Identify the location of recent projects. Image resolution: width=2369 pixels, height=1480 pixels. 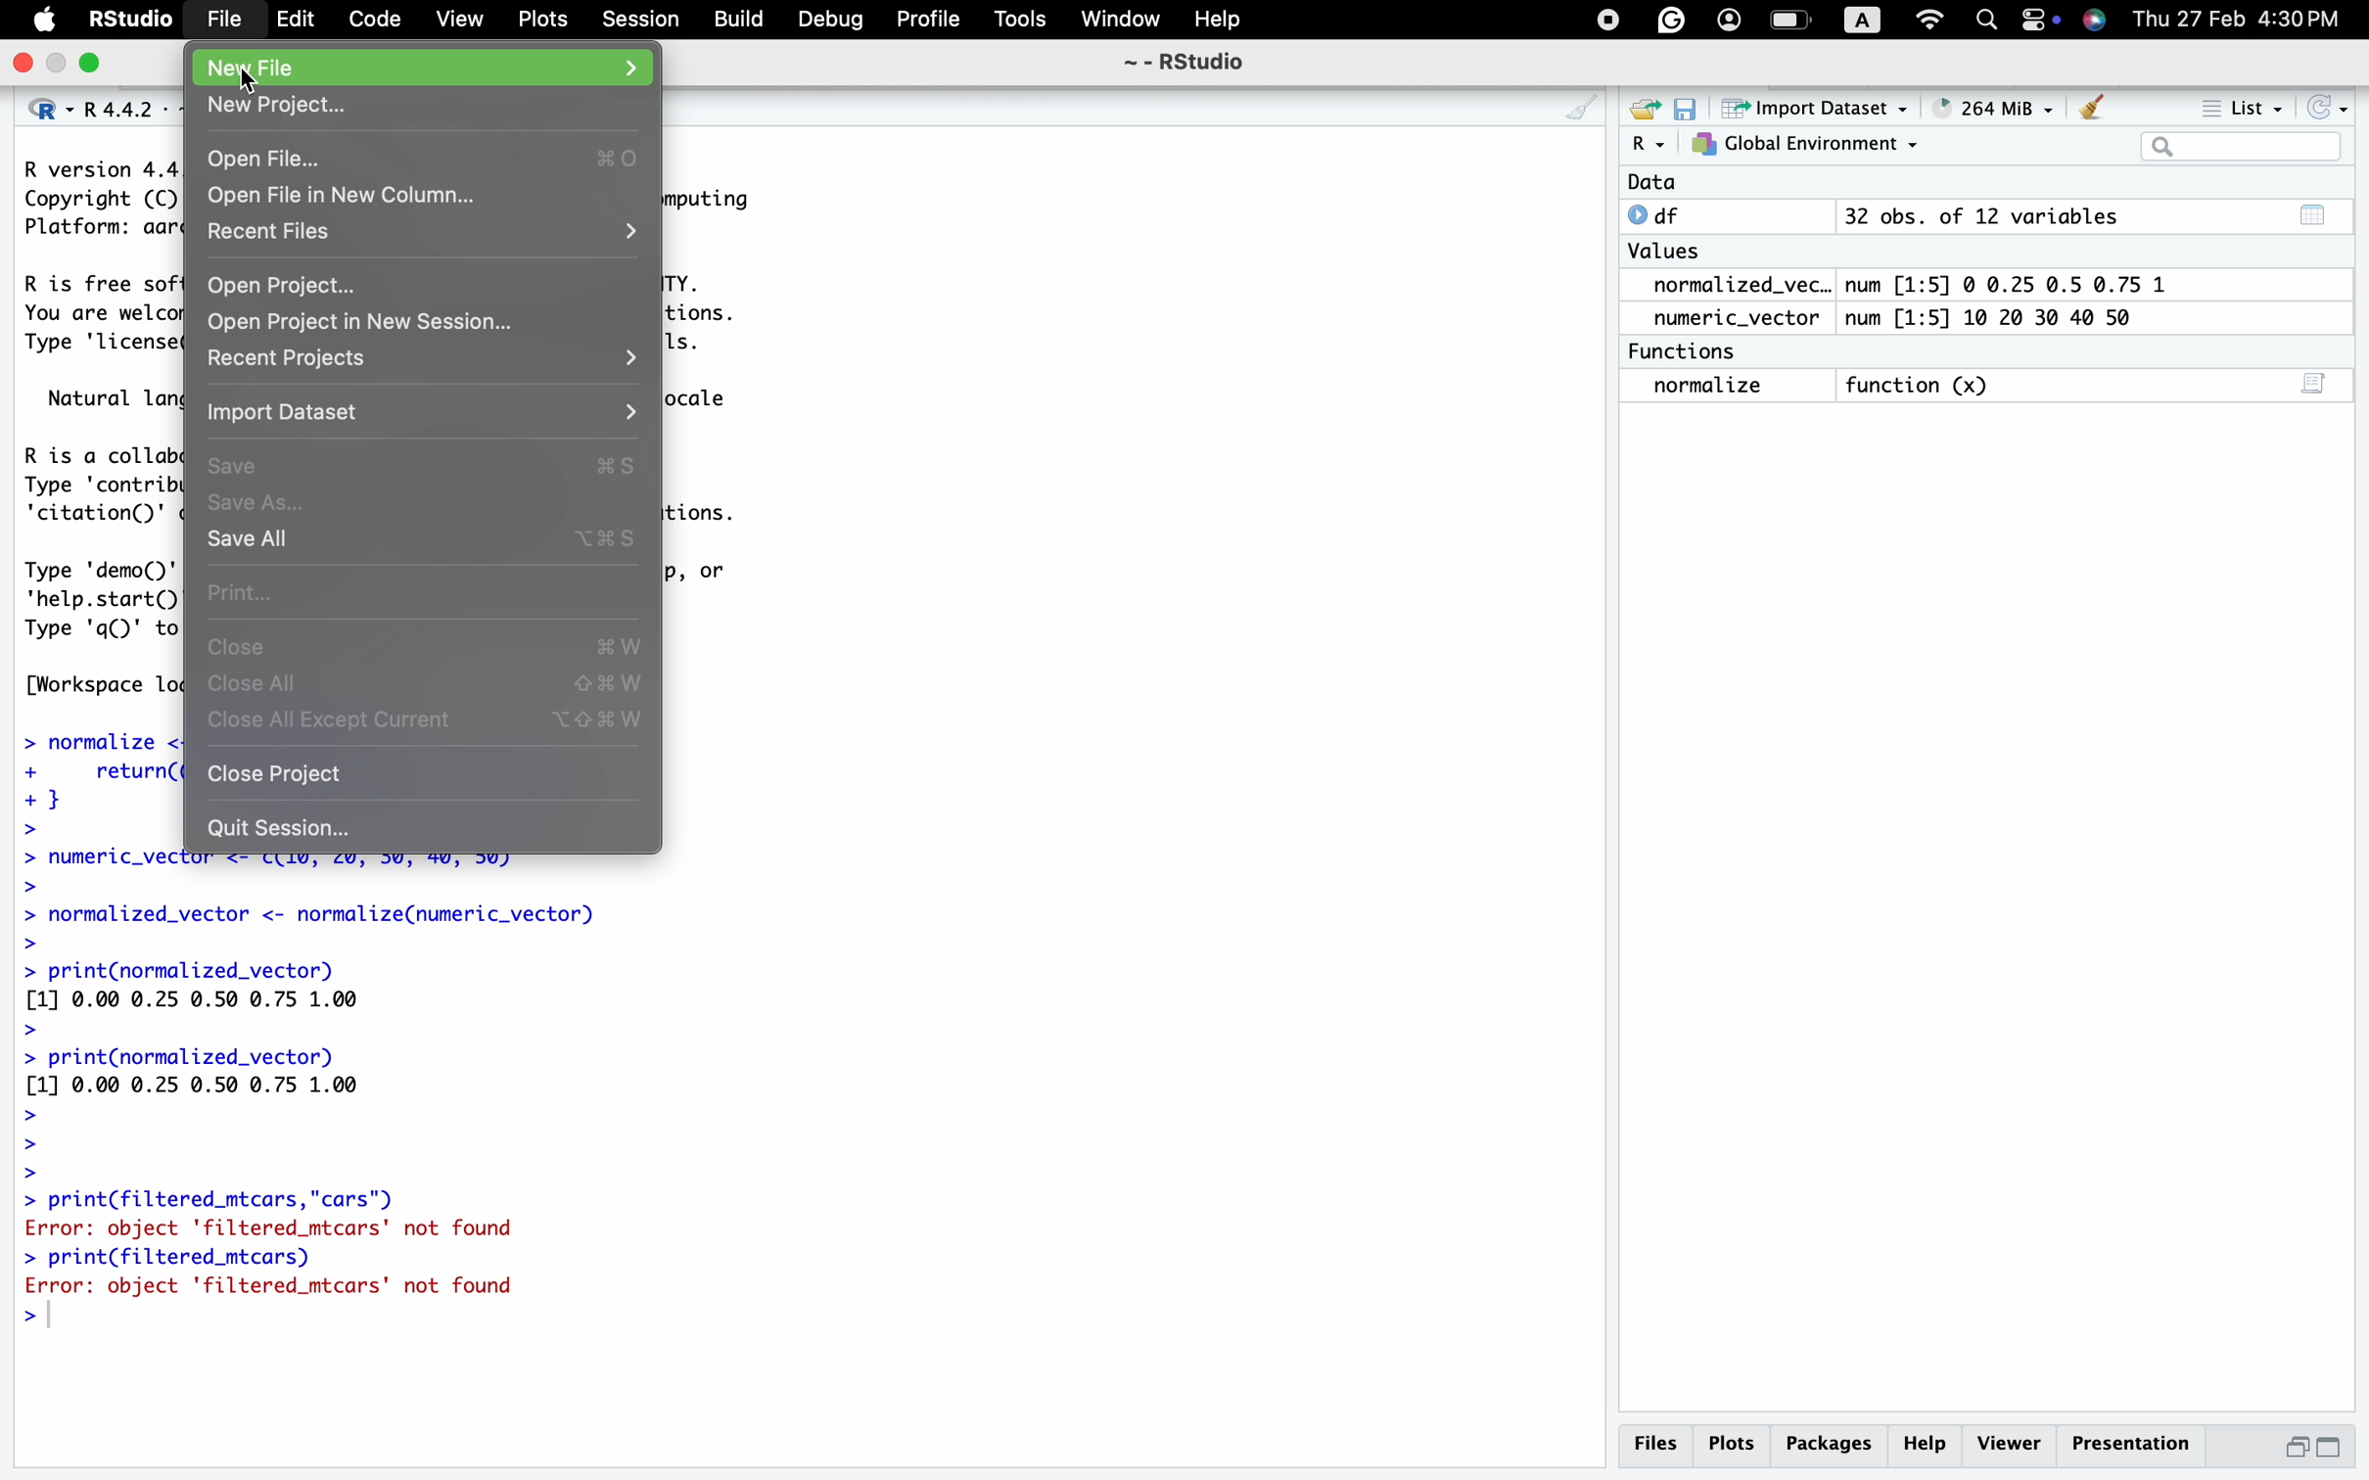
(424, 366).